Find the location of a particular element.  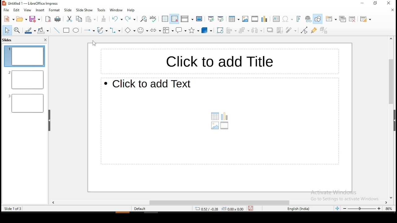

insert special characters is located at coordinates (287, 18).